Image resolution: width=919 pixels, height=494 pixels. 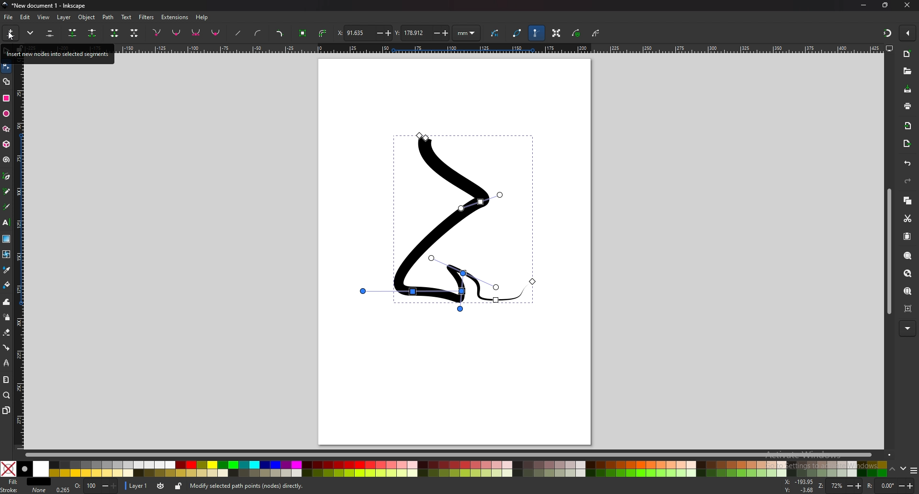 I want to click on Opacity, so click(x=85, y=486).